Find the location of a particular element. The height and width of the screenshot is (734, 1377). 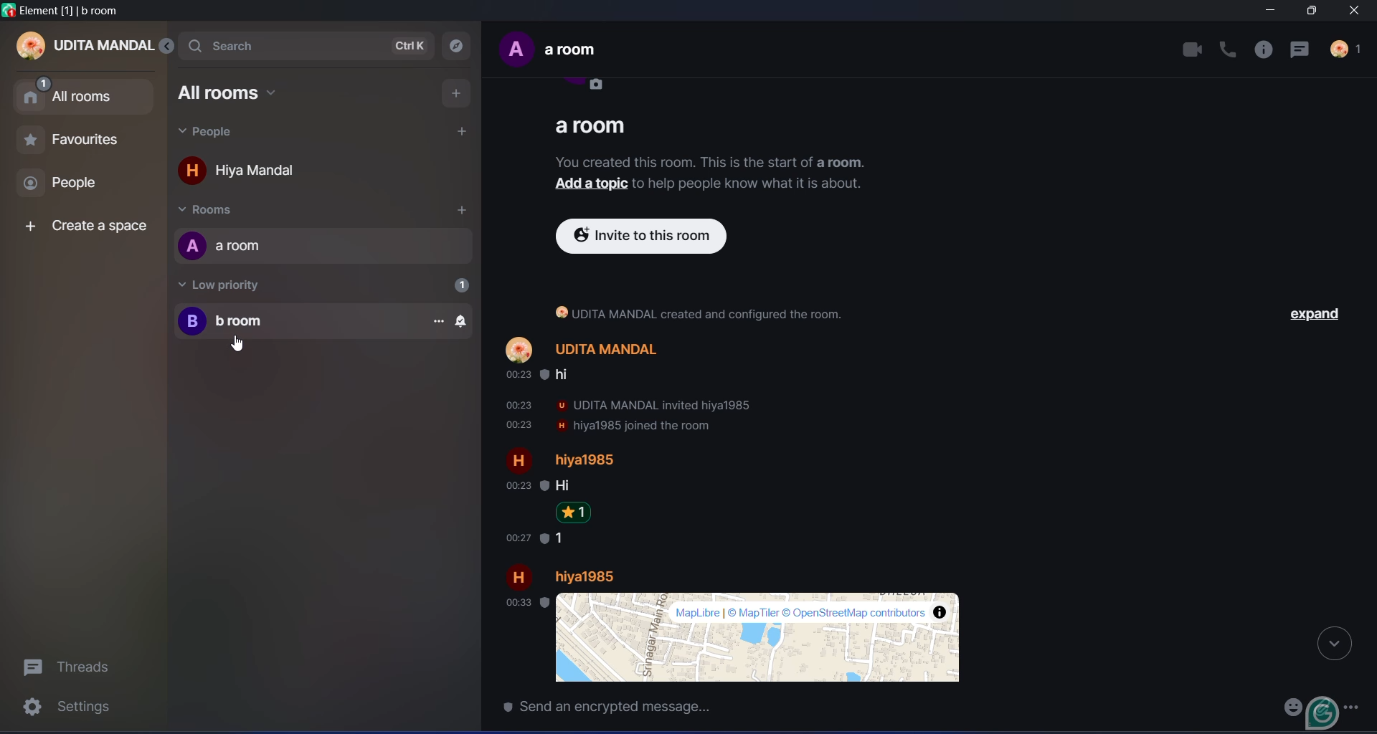

@ People is located at coordinates (75, 185).